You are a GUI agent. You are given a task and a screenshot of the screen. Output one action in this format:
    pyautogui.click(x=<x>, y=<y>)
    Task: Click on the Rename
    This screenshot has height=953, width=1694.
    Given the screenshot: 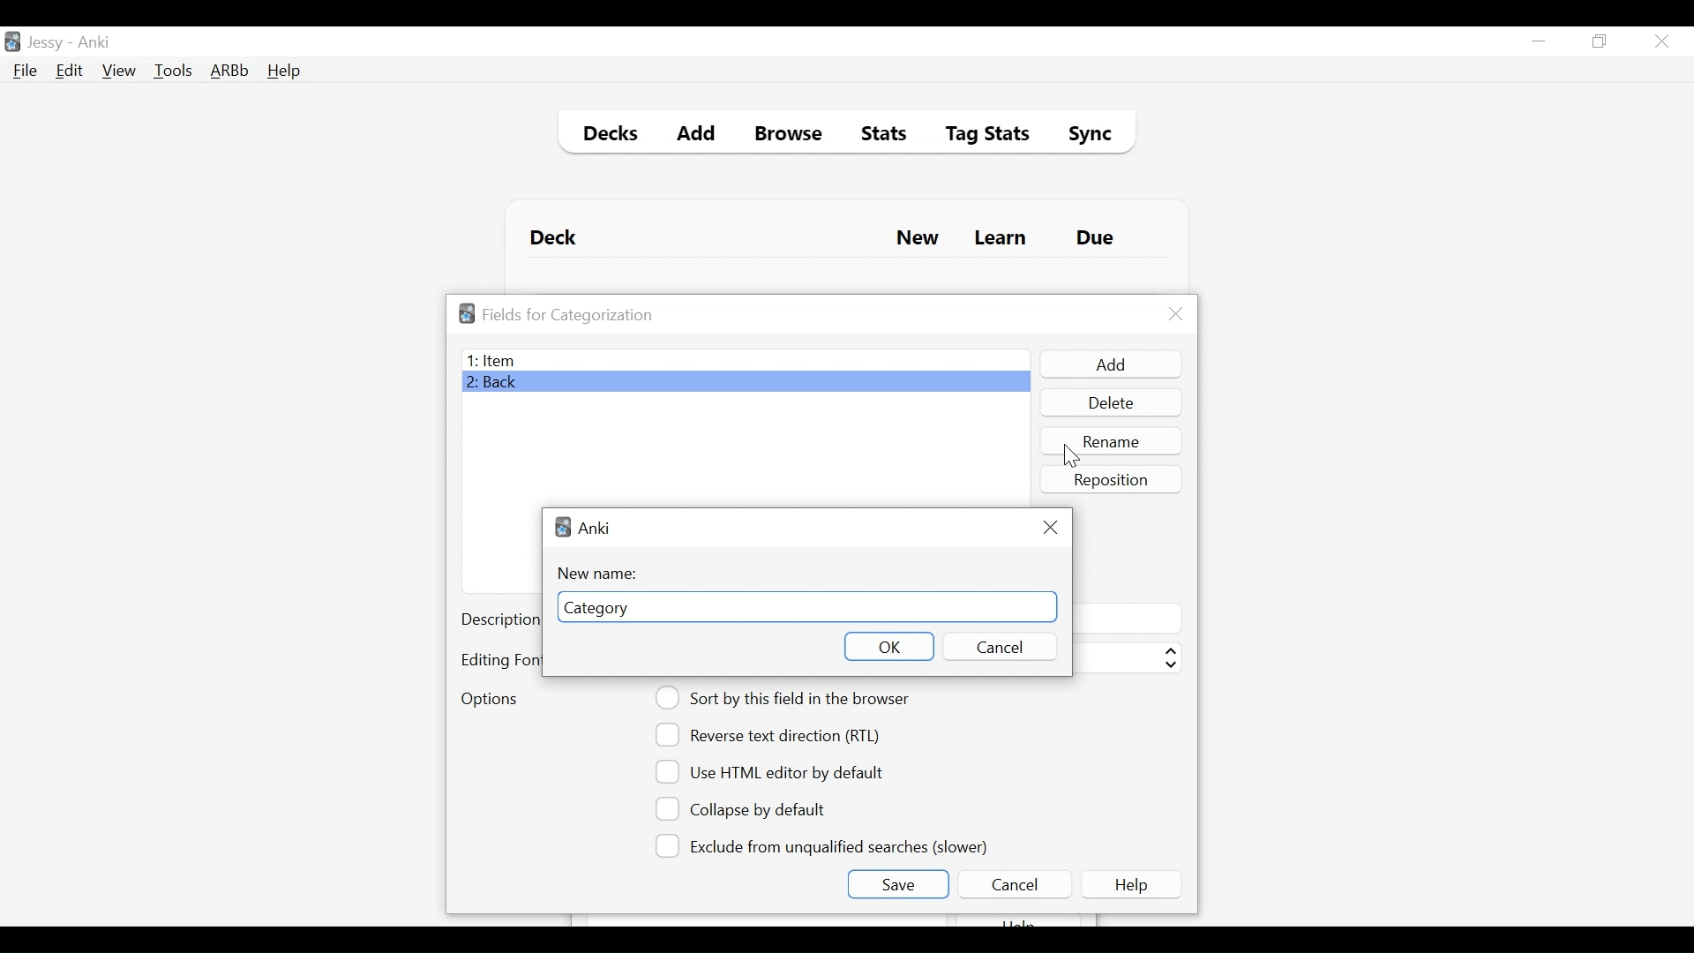 What is the action you would take?
    pyautogui.click(x=1113, y=440)
    